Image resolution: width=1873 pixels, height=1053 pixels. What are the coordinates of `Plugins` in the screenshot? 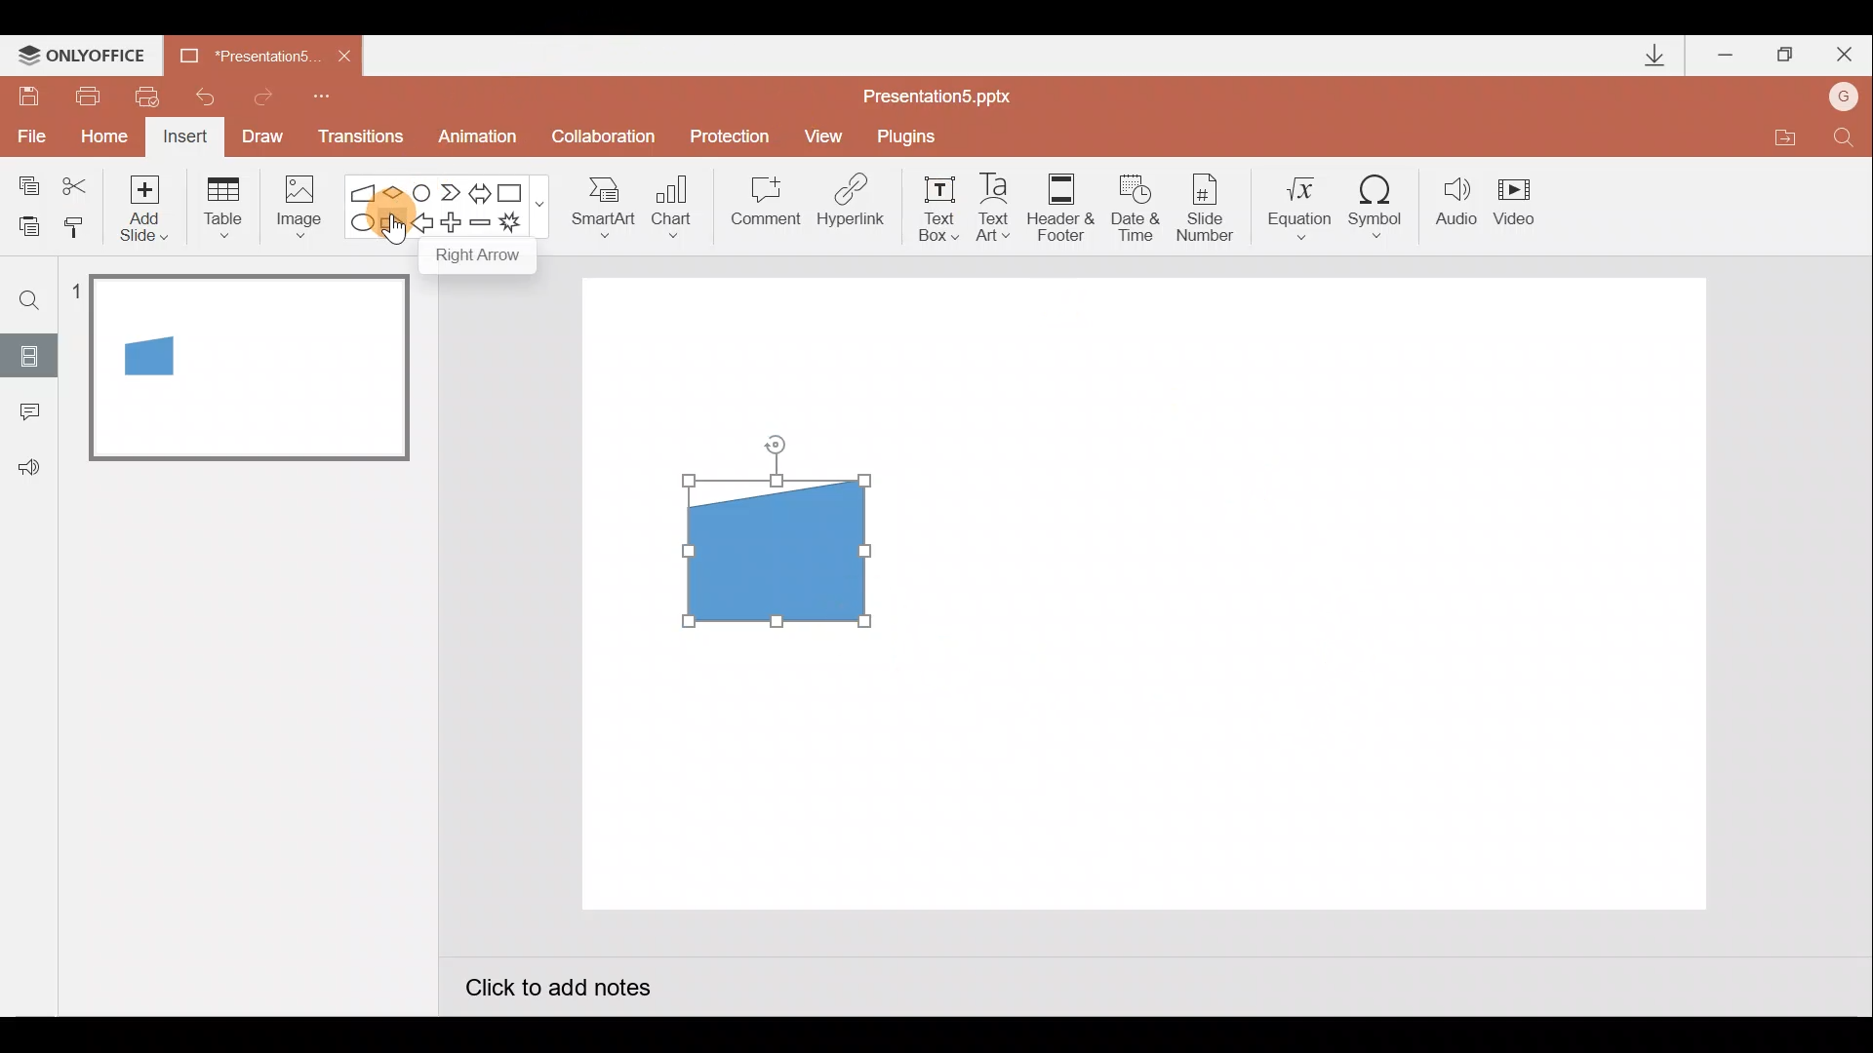 It's located at (911, 136).